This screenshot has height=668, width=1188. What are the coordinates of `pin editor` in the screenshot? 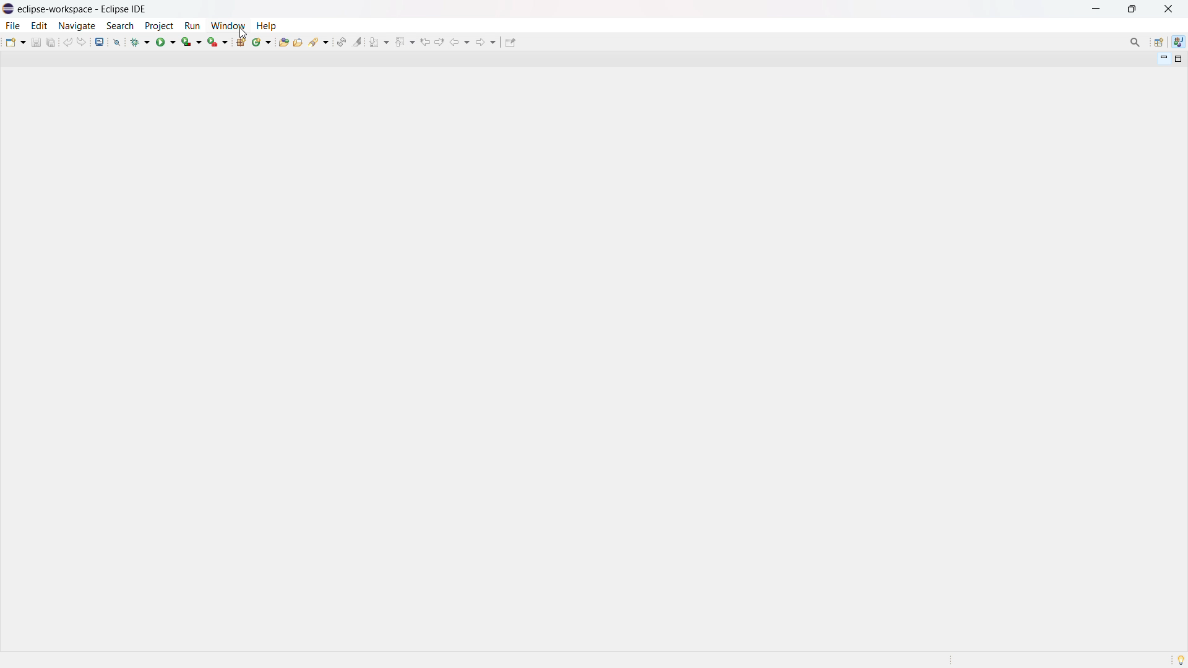 It's located at (510, 43).